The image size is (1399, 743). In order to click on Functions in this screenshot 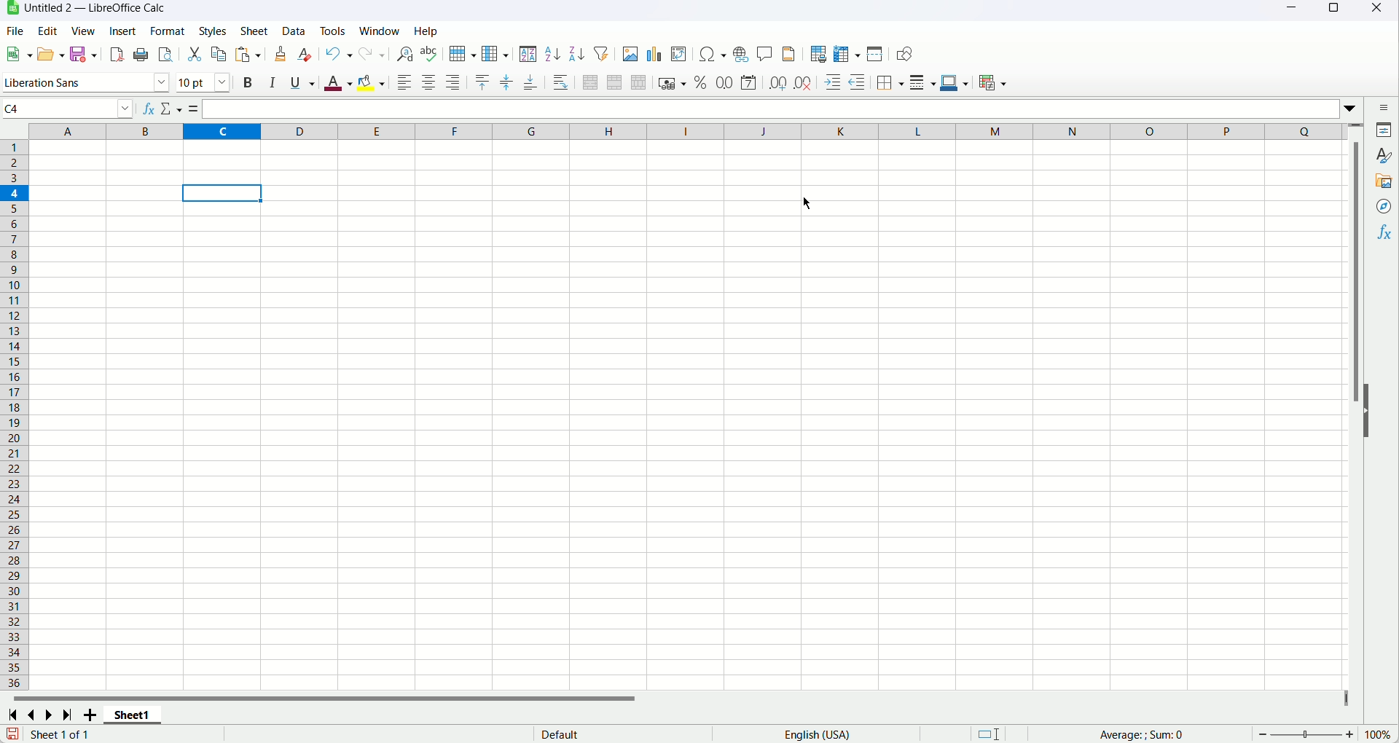, I will do `click(1386, 231)`.